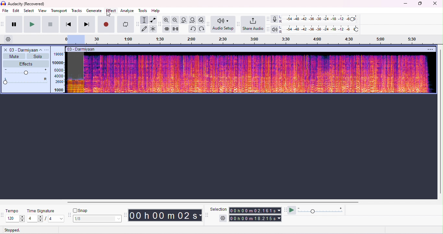 The height and width of the screenshot is (234, 443). What do you see at coordinates (26, 81) in the screenshot?
I see `pan` at bounding box center [26, 81].